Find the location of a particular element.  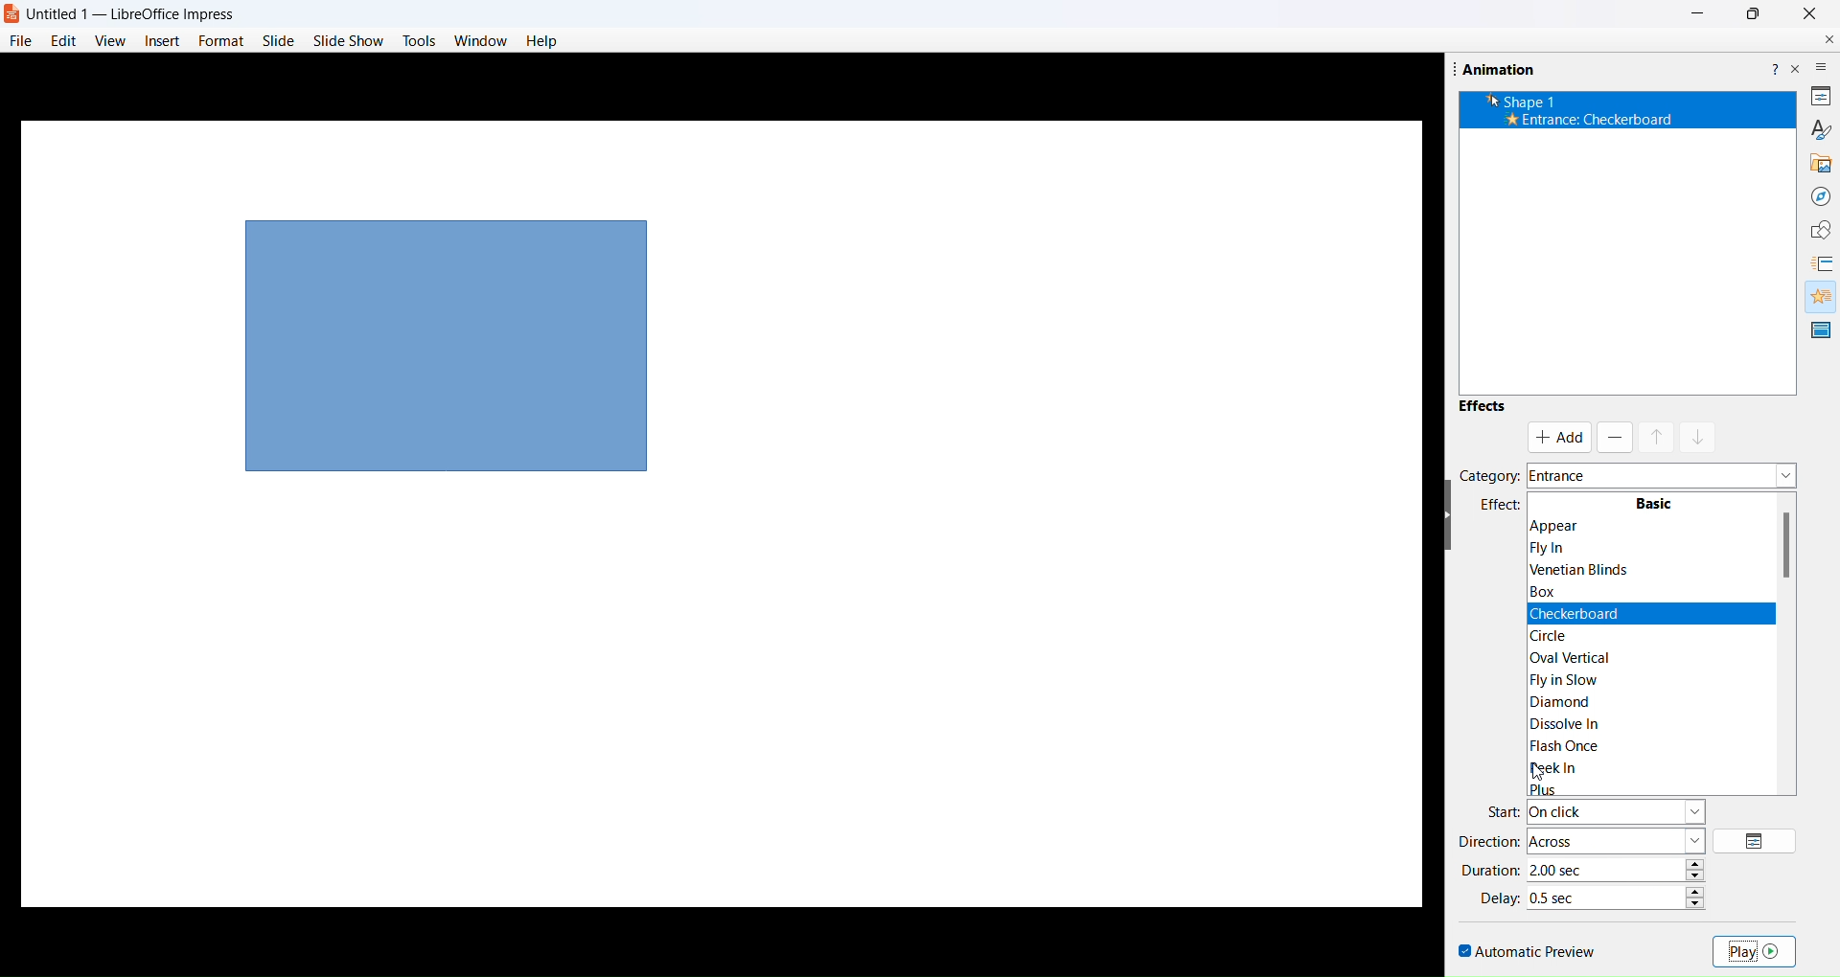

delay is located at coordinates (1502, 897).